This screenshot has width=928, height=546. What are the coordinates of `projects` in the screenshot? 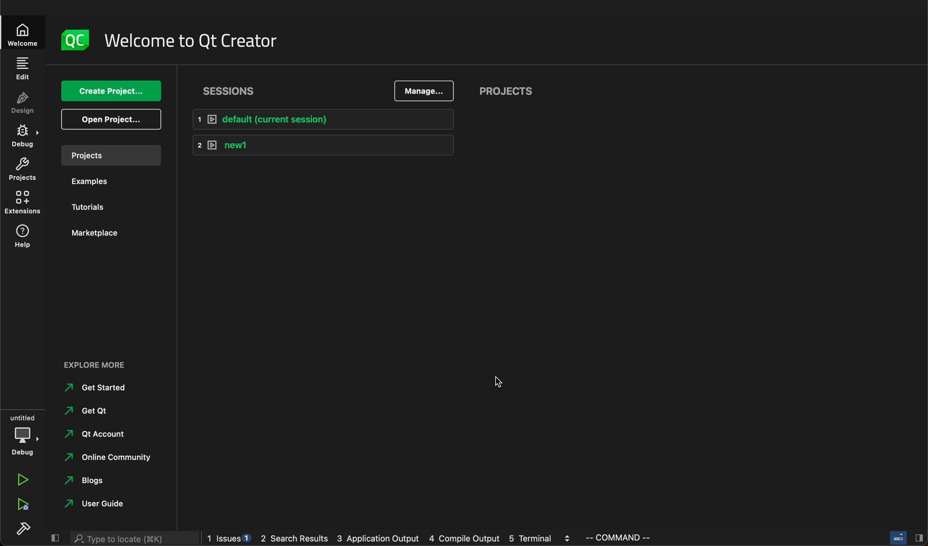 It's located at (22, 169).